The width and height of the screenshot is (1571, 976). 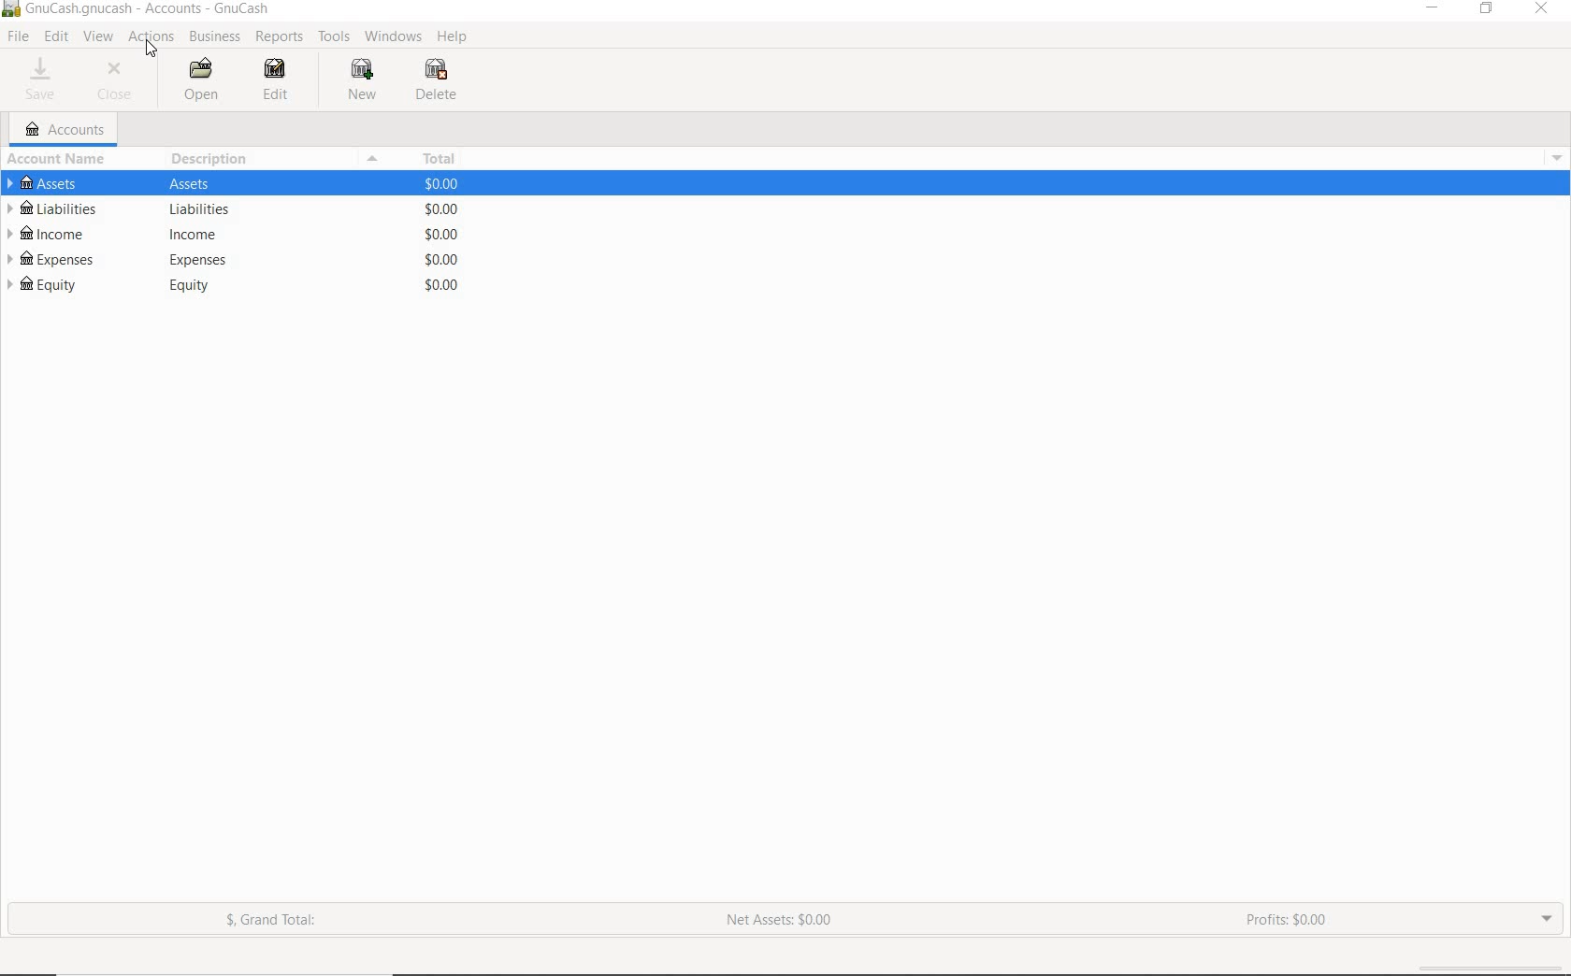 What do you see at coordinates (453, 36) in the screenshot?
I see `HELP` at bounding box center [453, 36].